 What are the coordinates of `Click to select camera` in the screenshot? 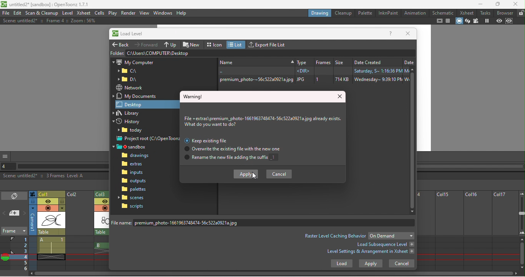 It's located at (33, 220).